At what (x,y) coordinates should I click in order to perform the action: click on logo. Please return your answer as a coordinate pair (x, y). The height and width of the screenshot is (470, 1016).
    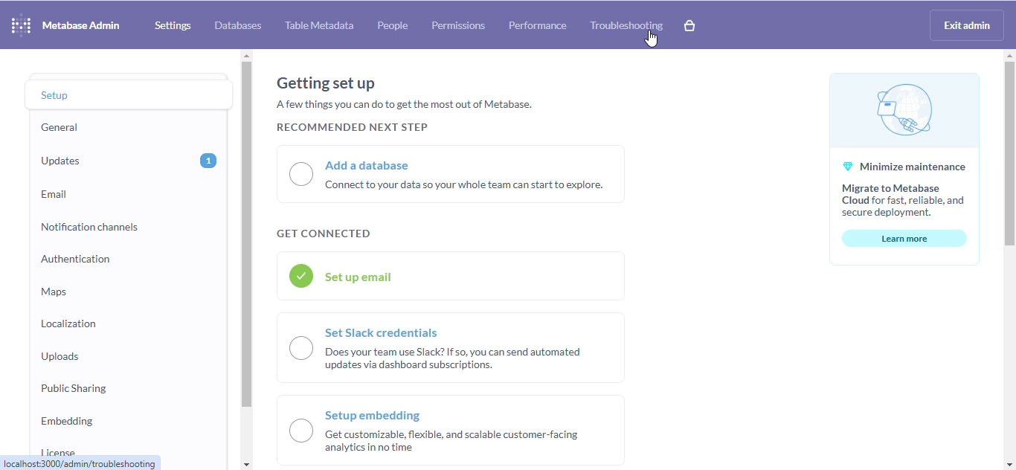
    Looking at the image, I should click on (21, 25).